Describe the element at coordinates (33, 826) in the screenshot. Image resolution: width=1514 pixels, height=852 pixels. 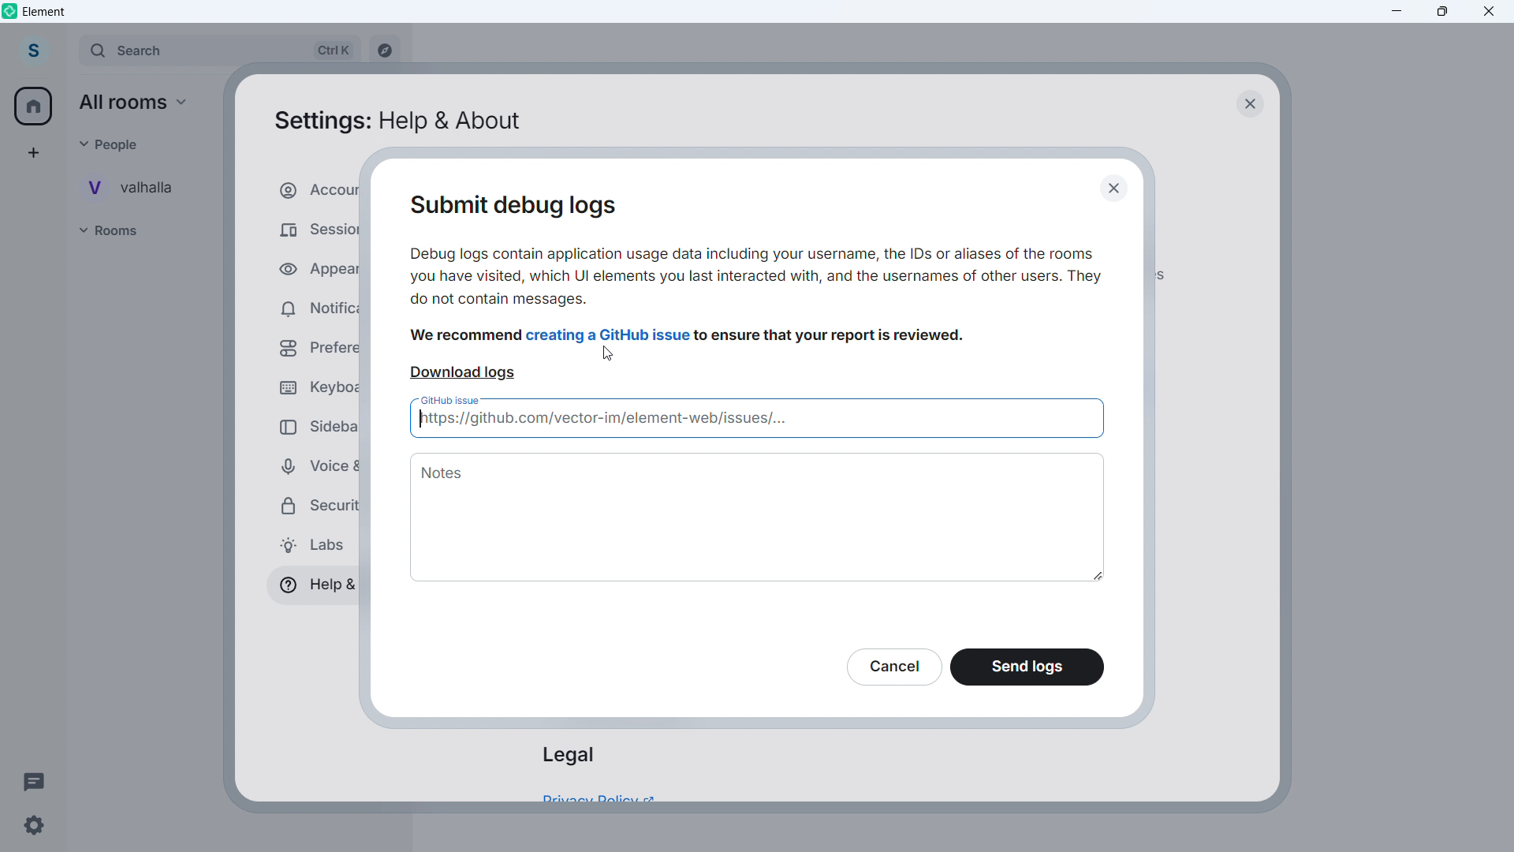
I see `Settings ` at that location.